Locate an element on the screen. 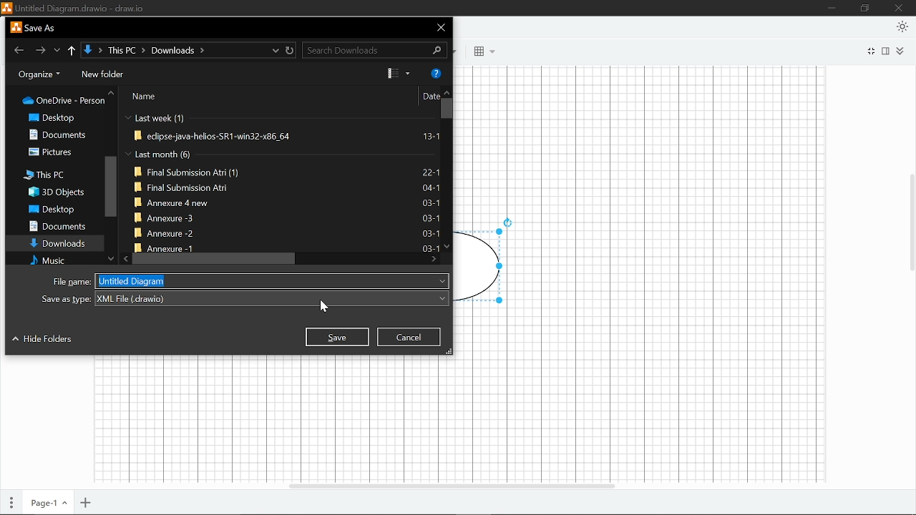 The image size is (916, 515). Current folder is located at coordinates (89, 50).